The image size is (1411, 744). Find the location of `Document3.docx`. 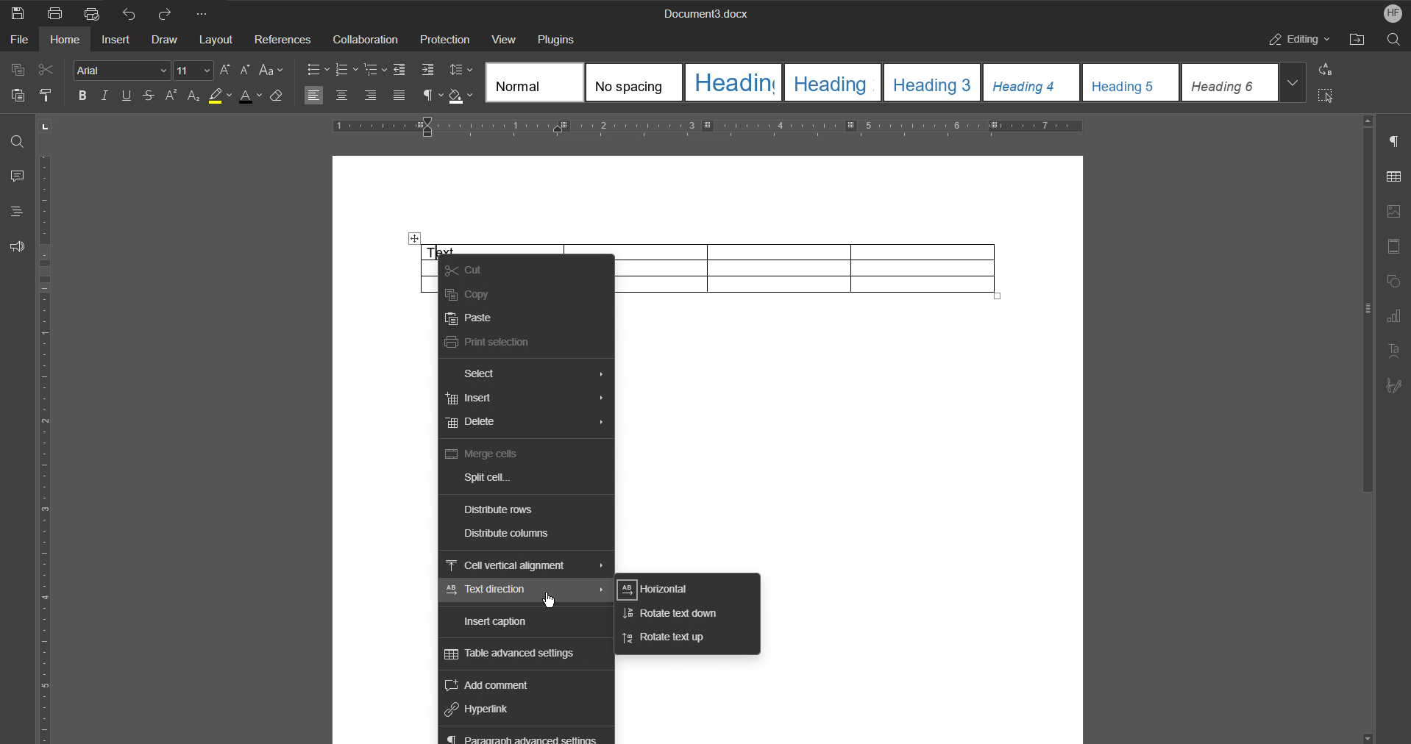

Document3.docx is located at coordinates (707, 12).